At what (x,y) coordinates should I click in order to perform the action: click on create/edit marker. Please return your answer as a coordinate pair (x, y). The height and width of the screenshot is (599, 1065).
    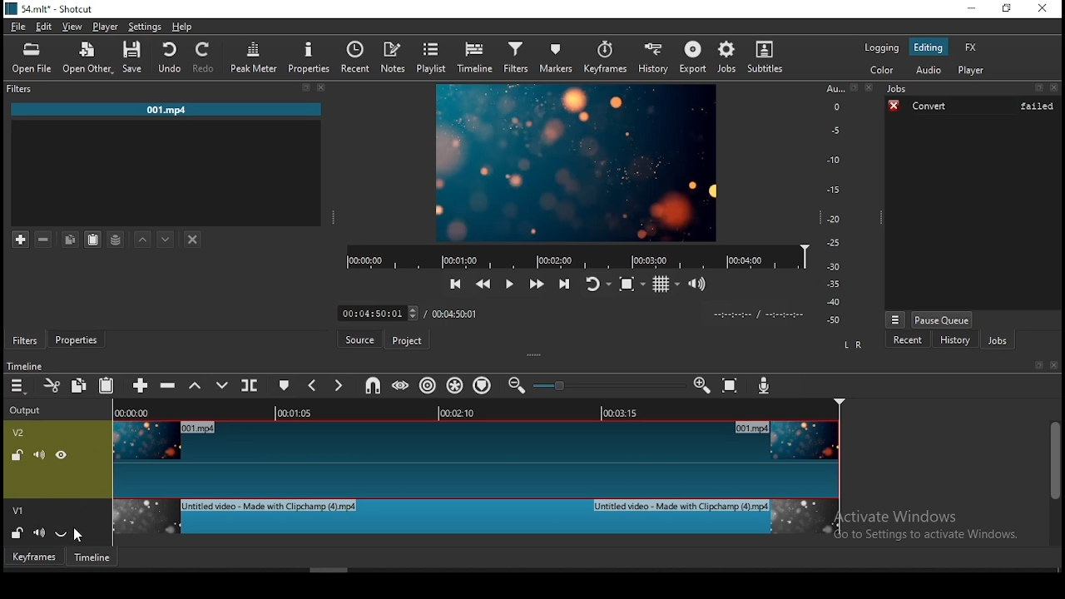
    Looking at the image, I should click on (284, 385).